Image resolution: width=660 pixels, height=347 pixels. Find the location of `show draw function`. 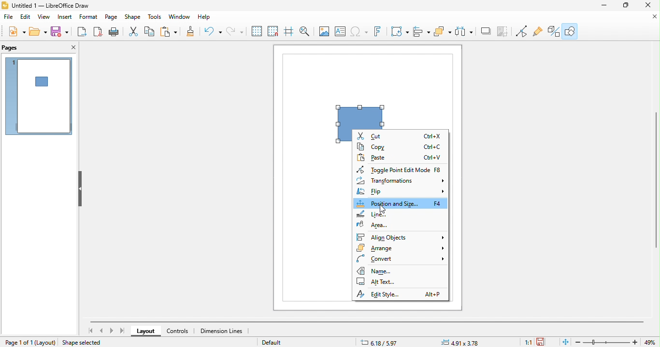

show draw function is located at coordinates (570, 30).